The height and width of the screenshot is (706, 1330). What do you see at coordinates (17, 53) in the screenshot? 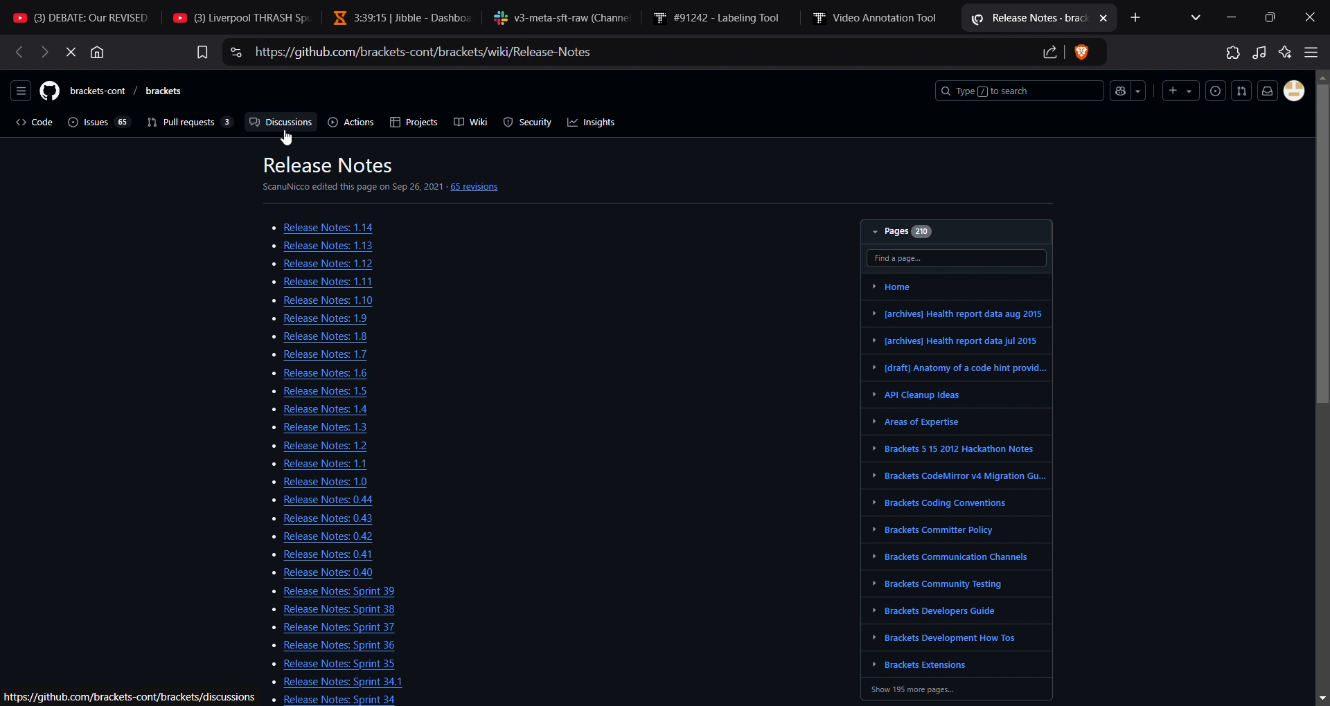
I see `navigate forward` at bounding box center [17, 53].